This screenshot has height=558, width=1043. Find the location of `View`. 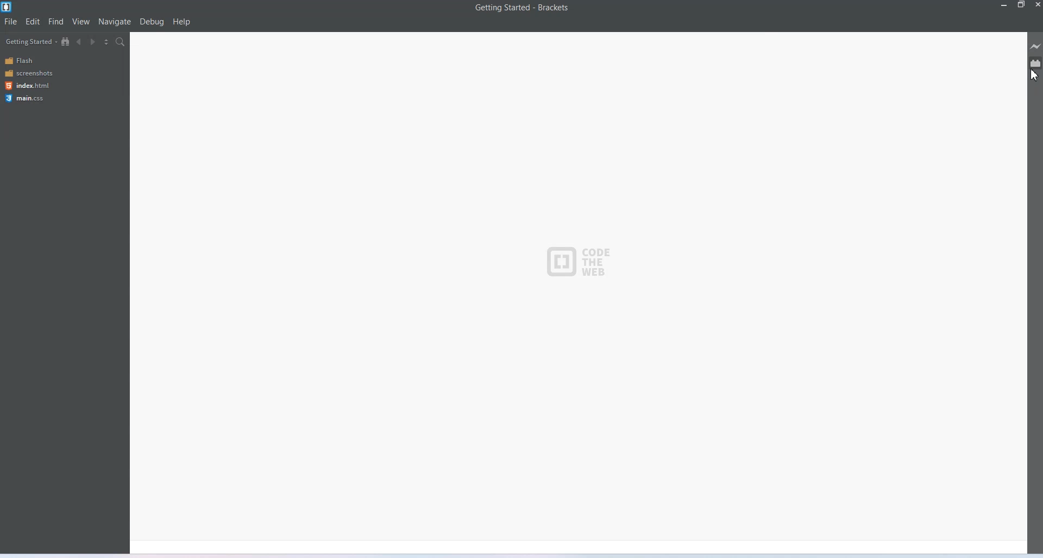

View is located at coordinates (81, 22).